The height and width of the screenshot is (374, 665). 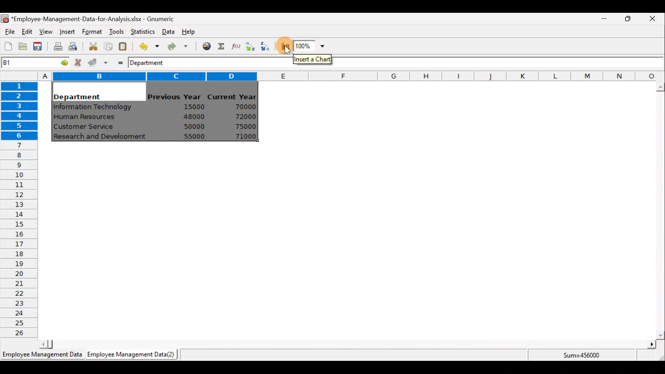 I want to click on Scroll bar, so click(x=660, y=211).